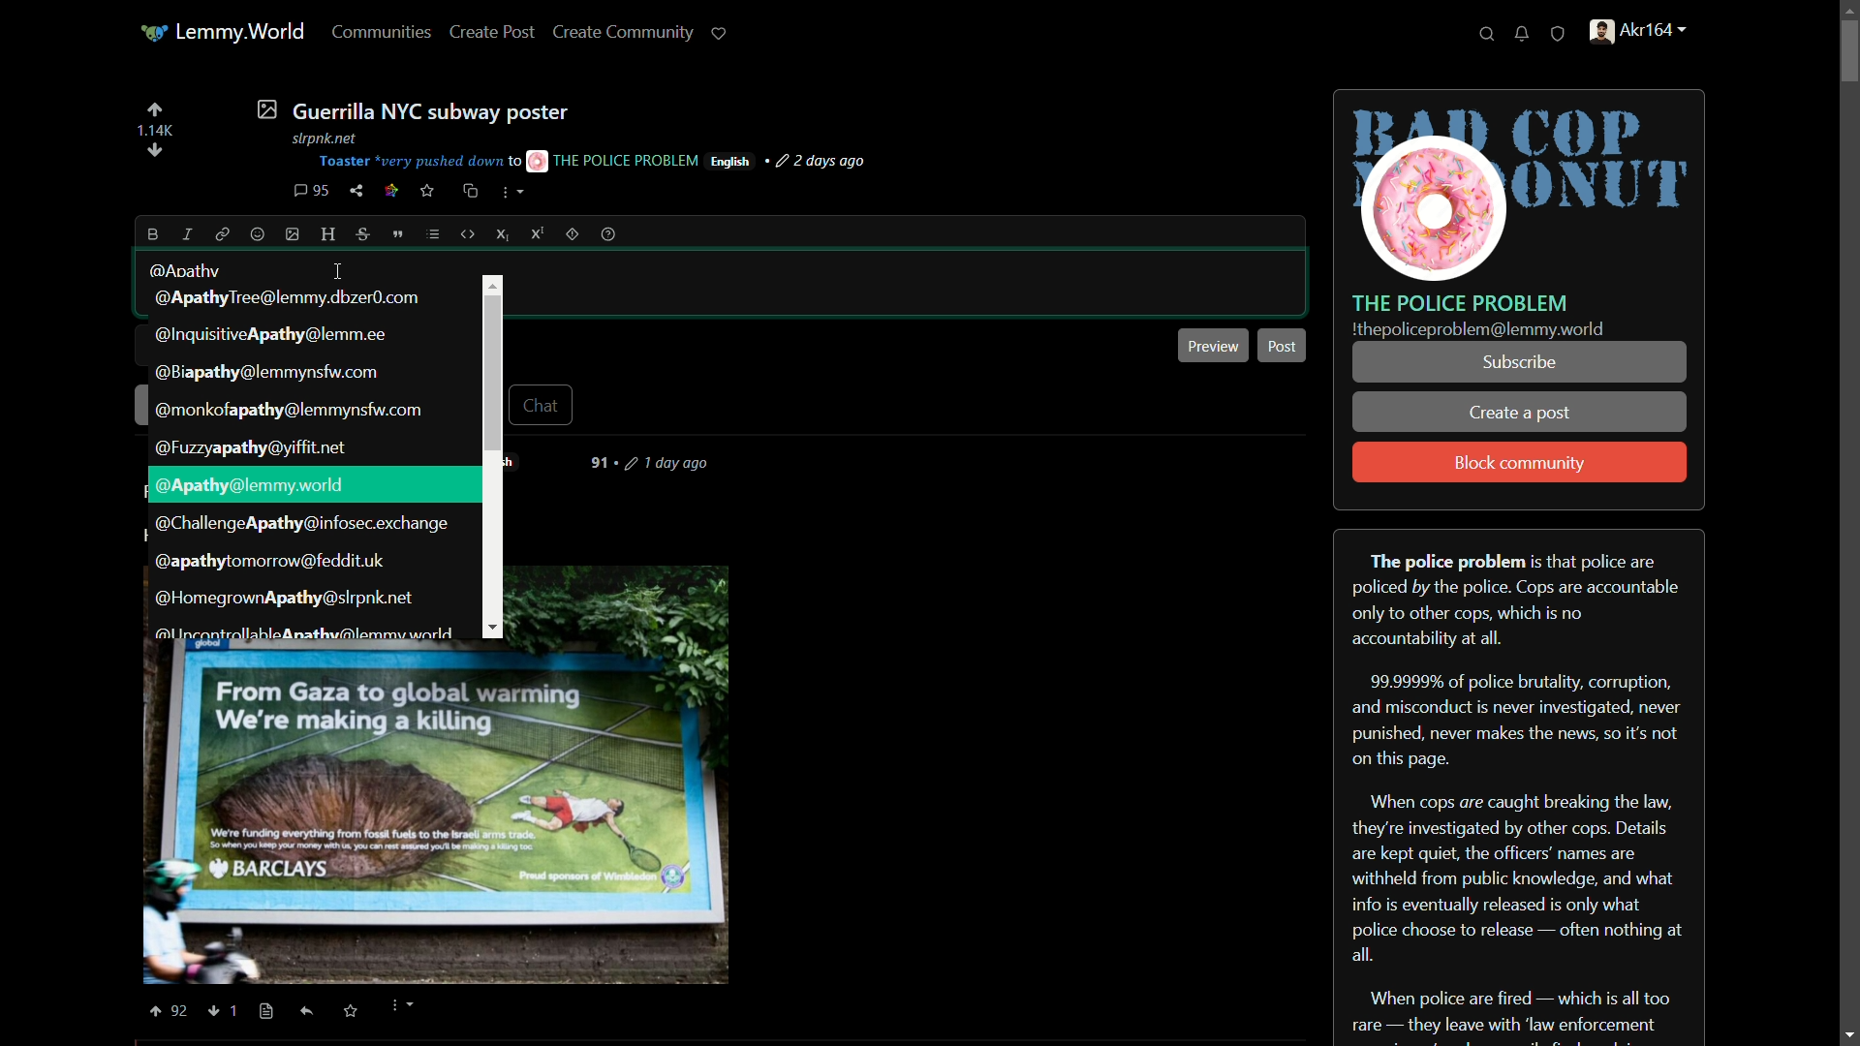 The height and width of the screenshot is (1046, 1860). I want to click on more options, so click(400, 1007).